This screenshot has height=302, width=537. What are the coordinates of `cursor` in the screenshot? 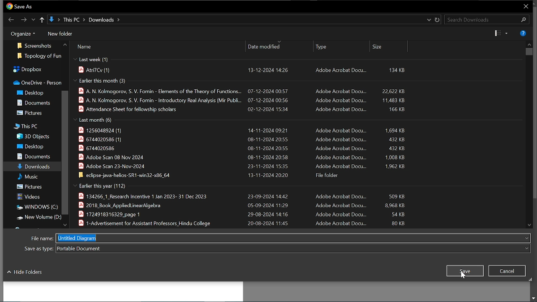 It's located at (463, 277).